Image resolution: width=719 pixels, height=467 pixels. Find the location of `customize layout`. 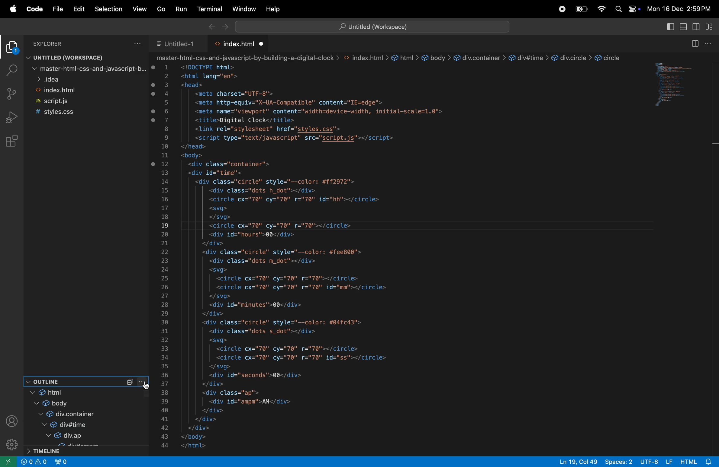

customize layout is located at coordinates (710, 26).